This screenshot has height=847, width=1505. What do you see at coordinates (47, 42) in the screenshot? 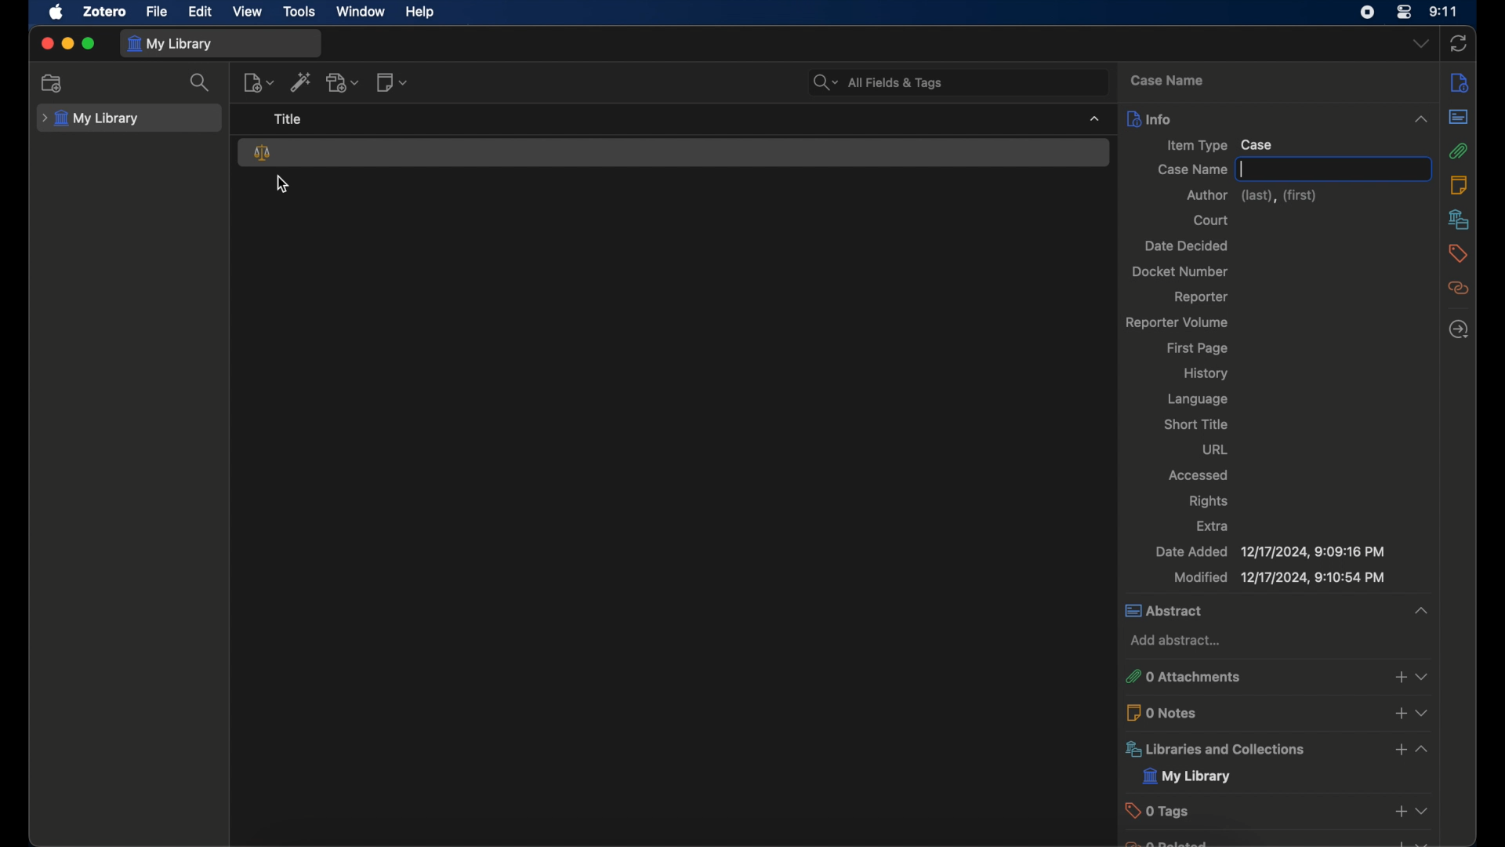
I see `close` at bounding box center [47, 42].